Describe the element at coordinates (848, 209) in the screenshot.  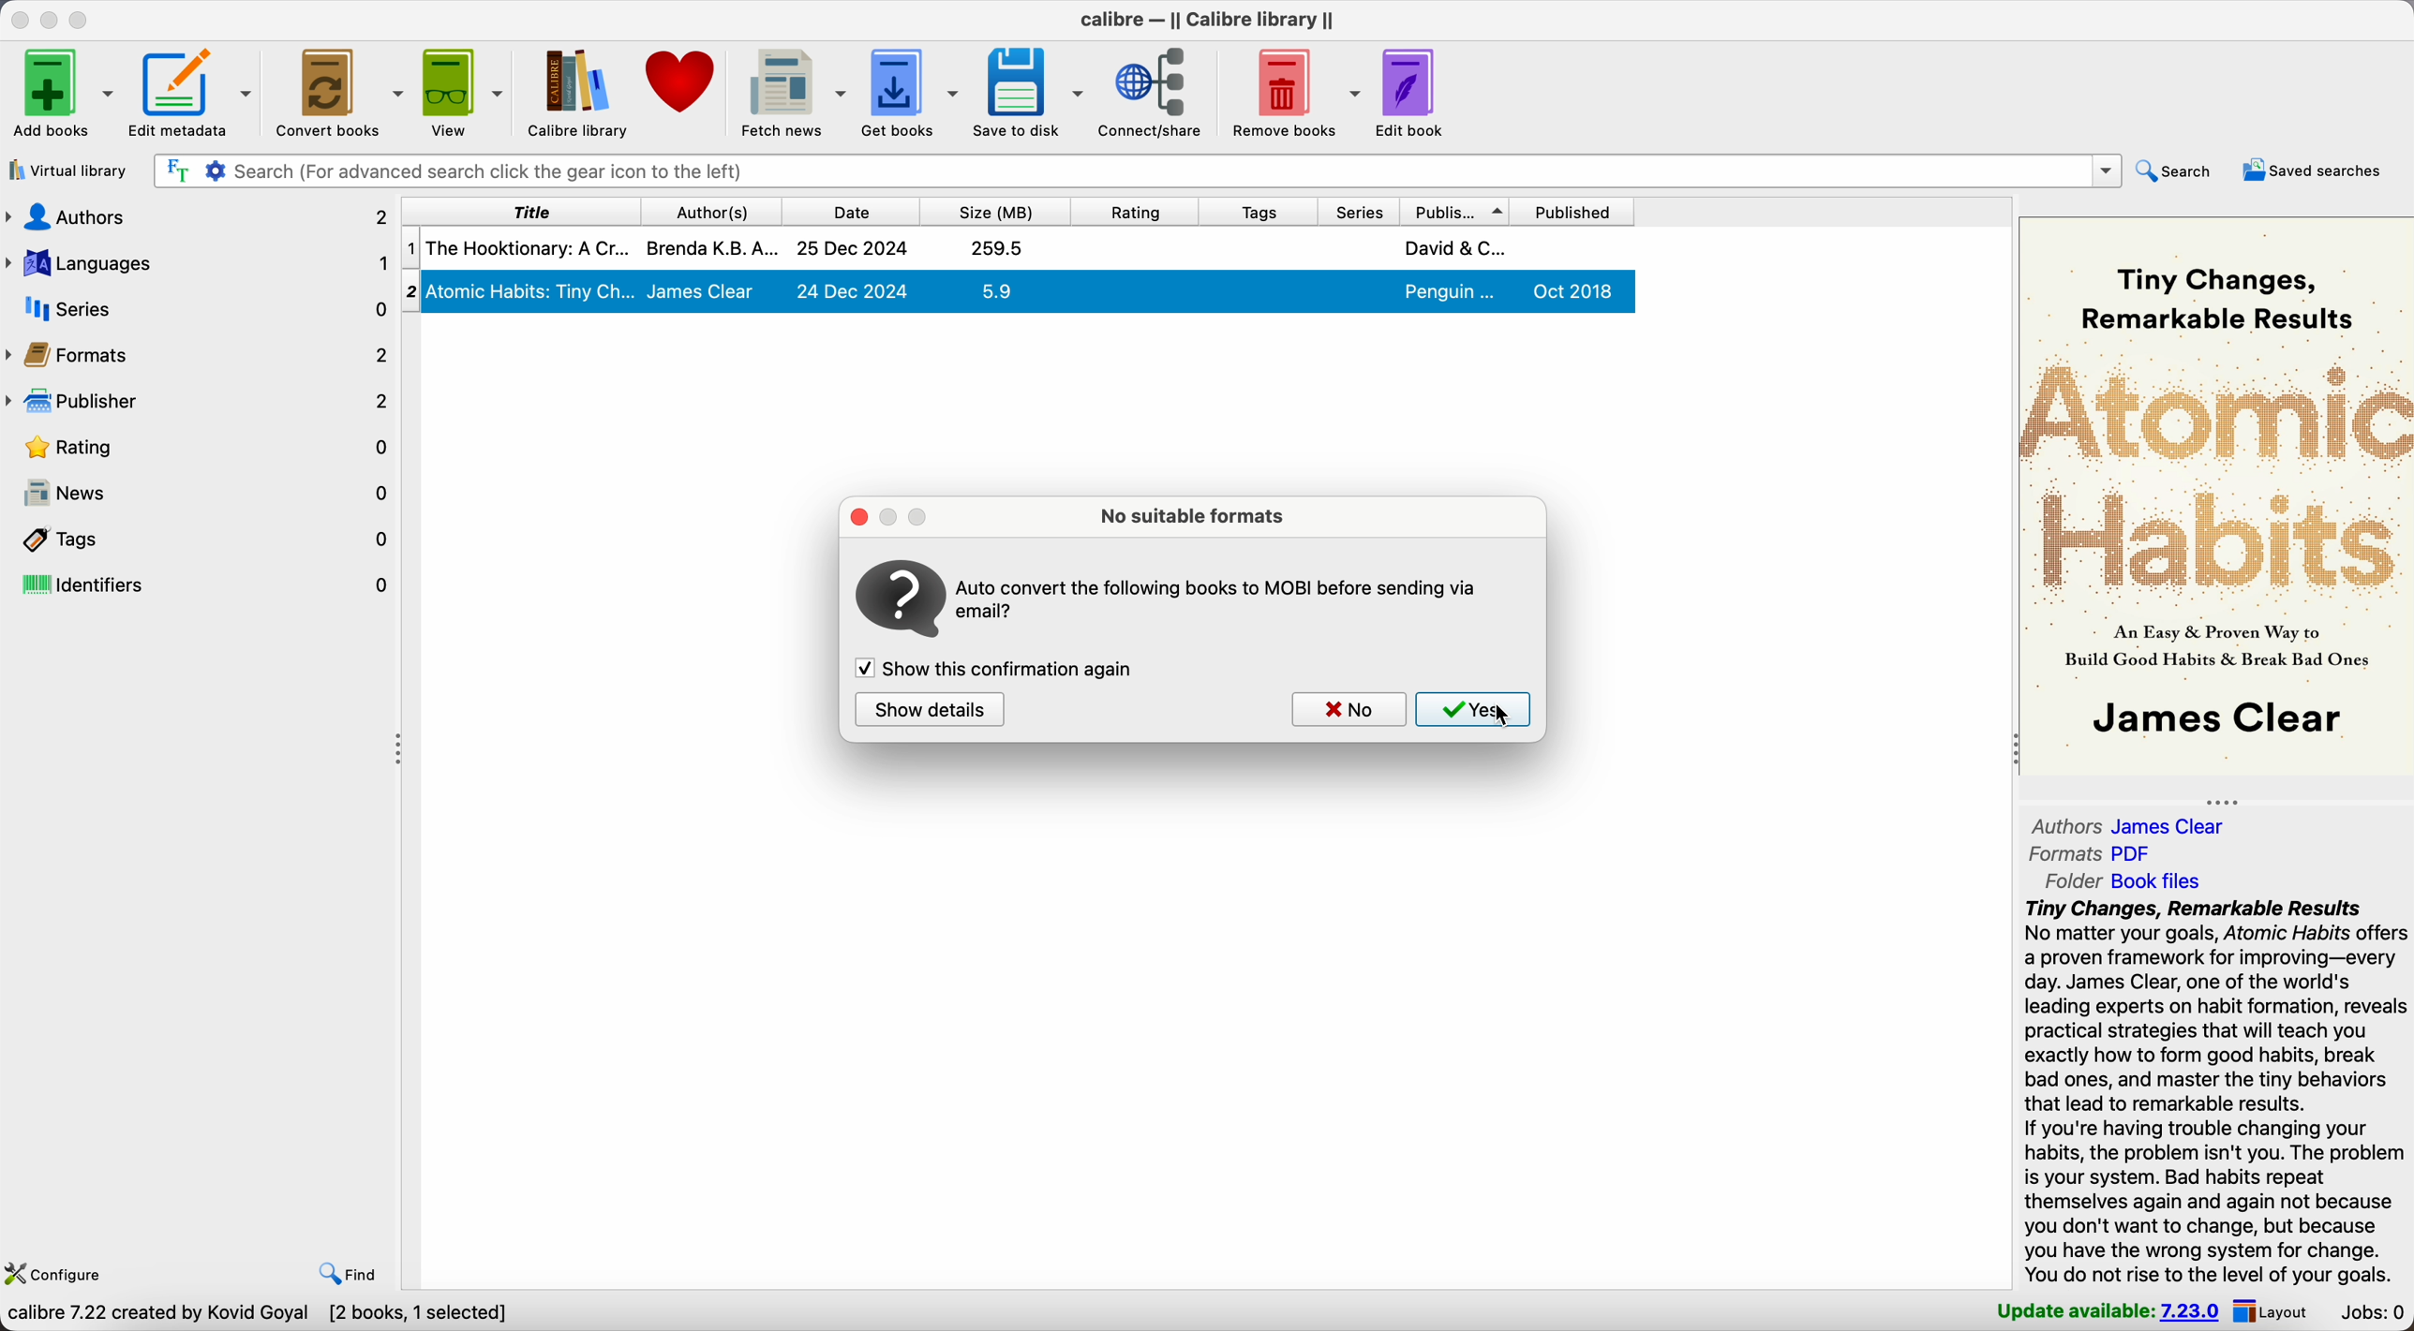
I see `date` at that location.